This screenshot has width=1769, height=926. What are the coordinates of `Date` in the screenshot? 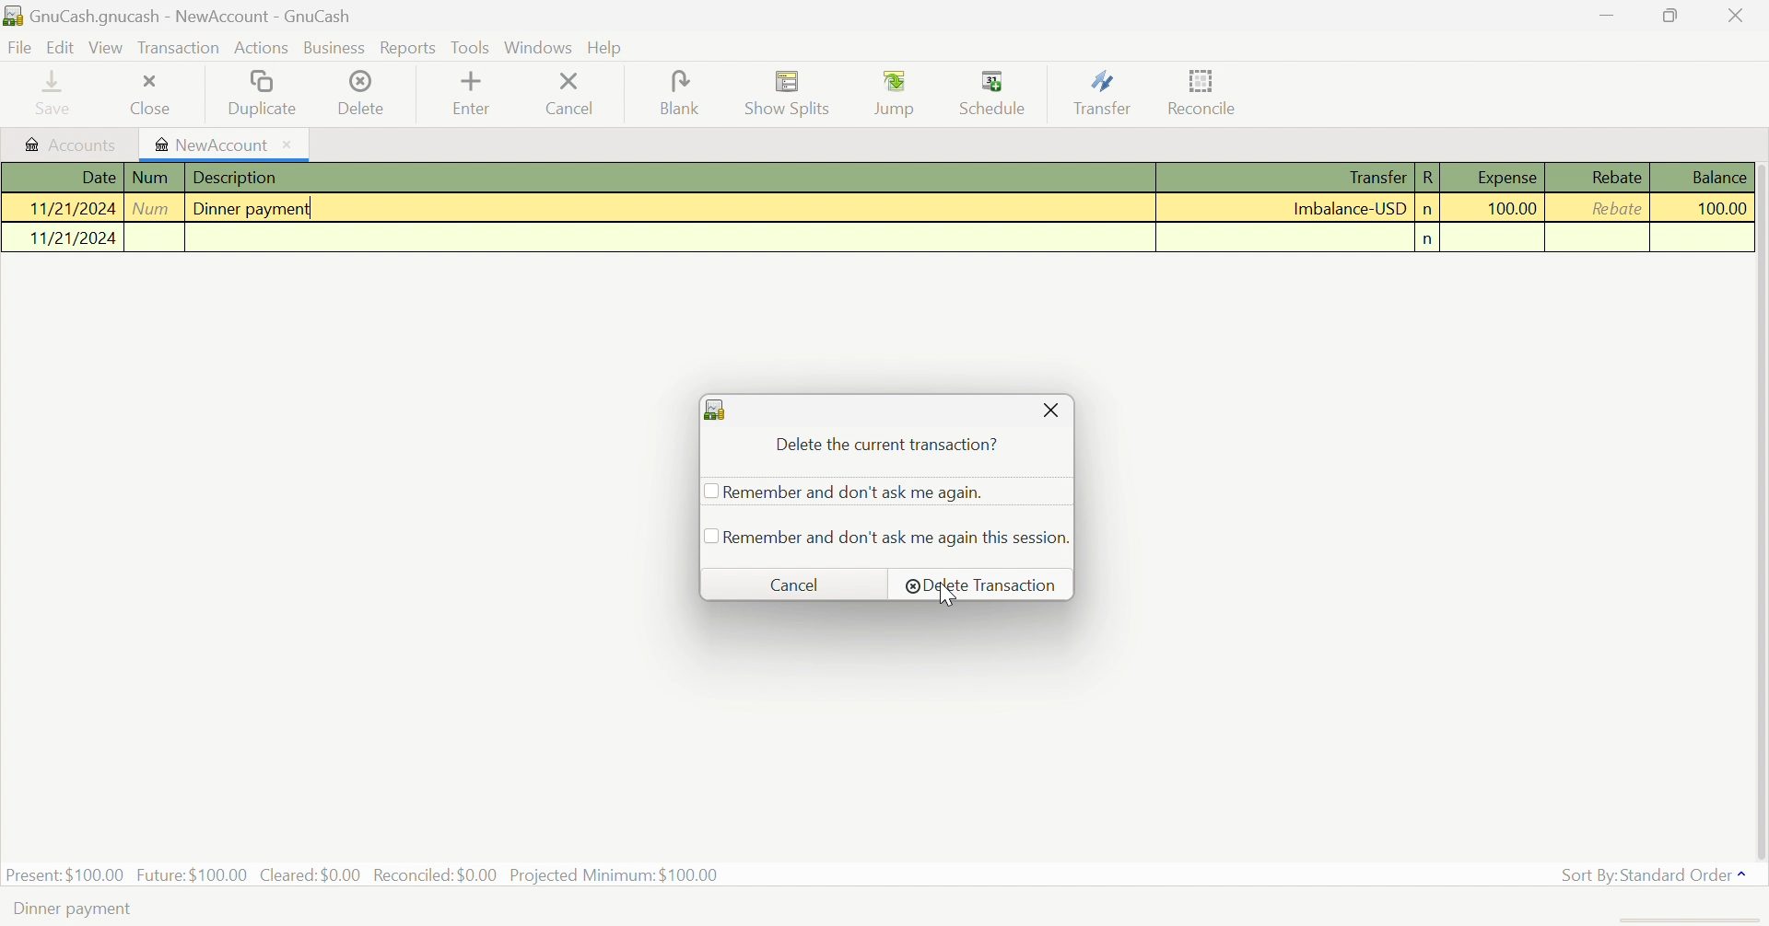 It's located at (99, 178).